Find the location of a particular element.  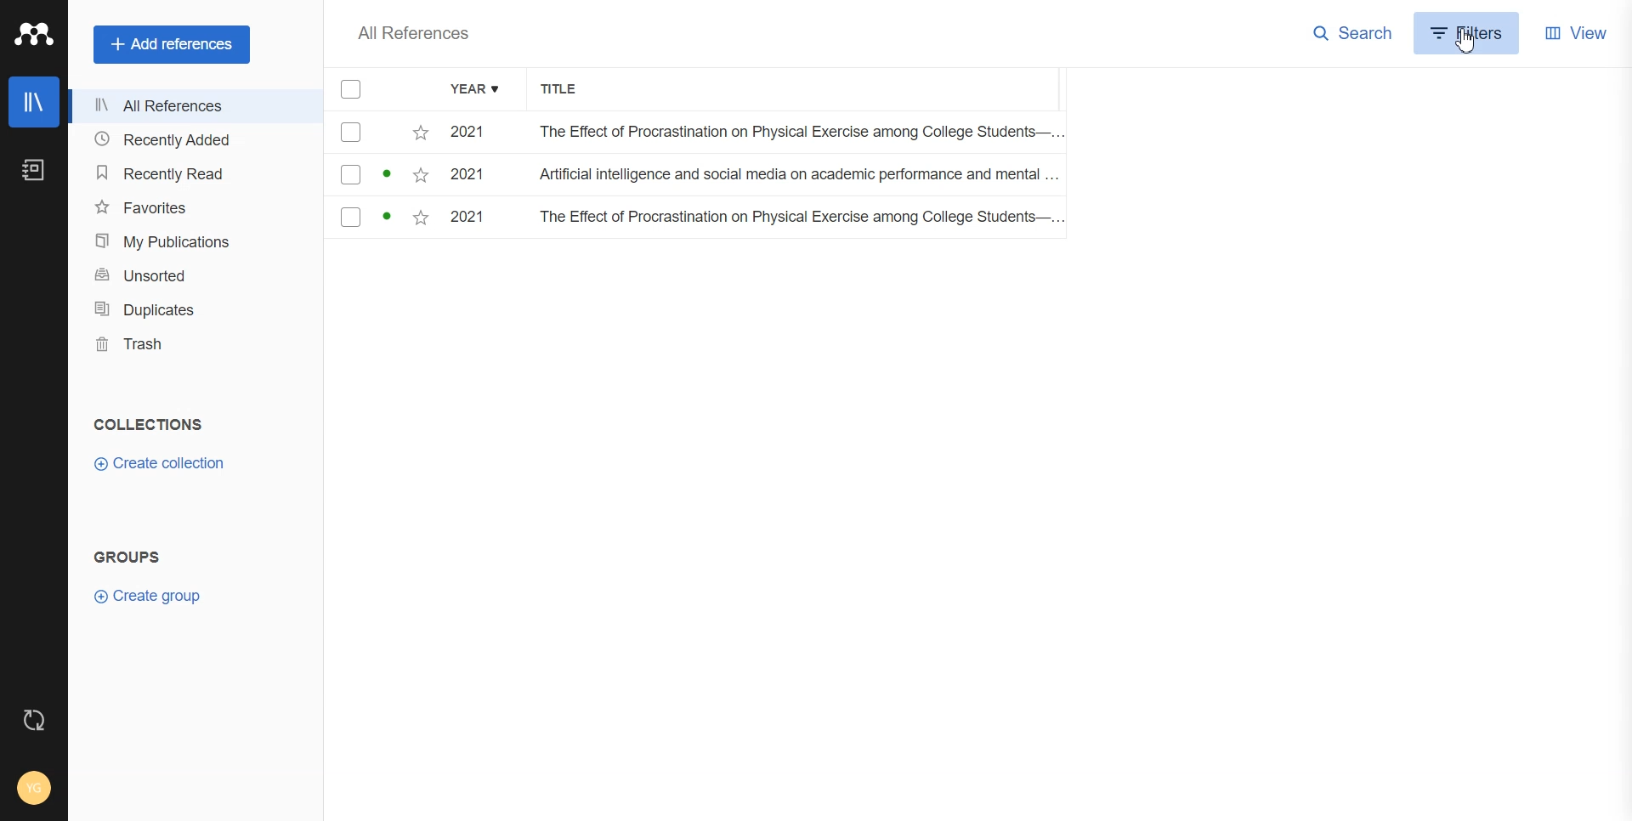

Duplicates is located at coordinates (195, 309).